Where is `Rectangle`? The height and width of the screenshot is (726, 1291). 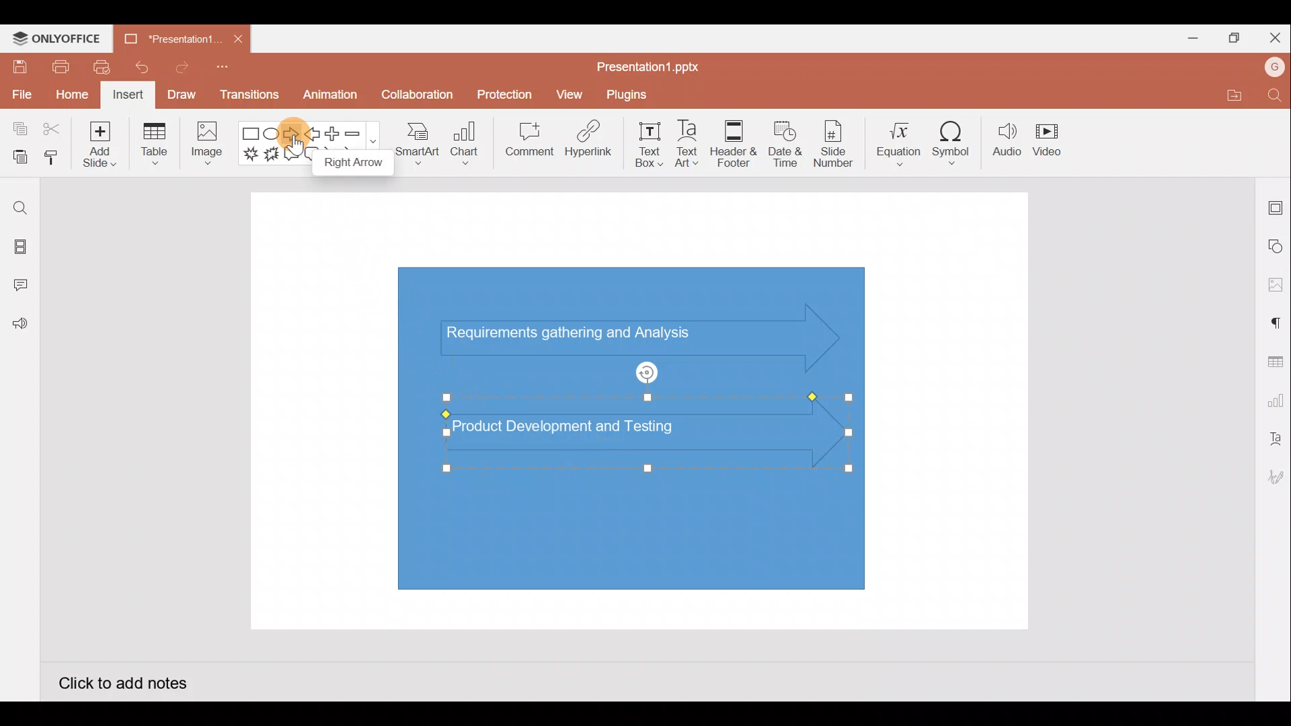 Rectangle is located at coordinates (251, 134).